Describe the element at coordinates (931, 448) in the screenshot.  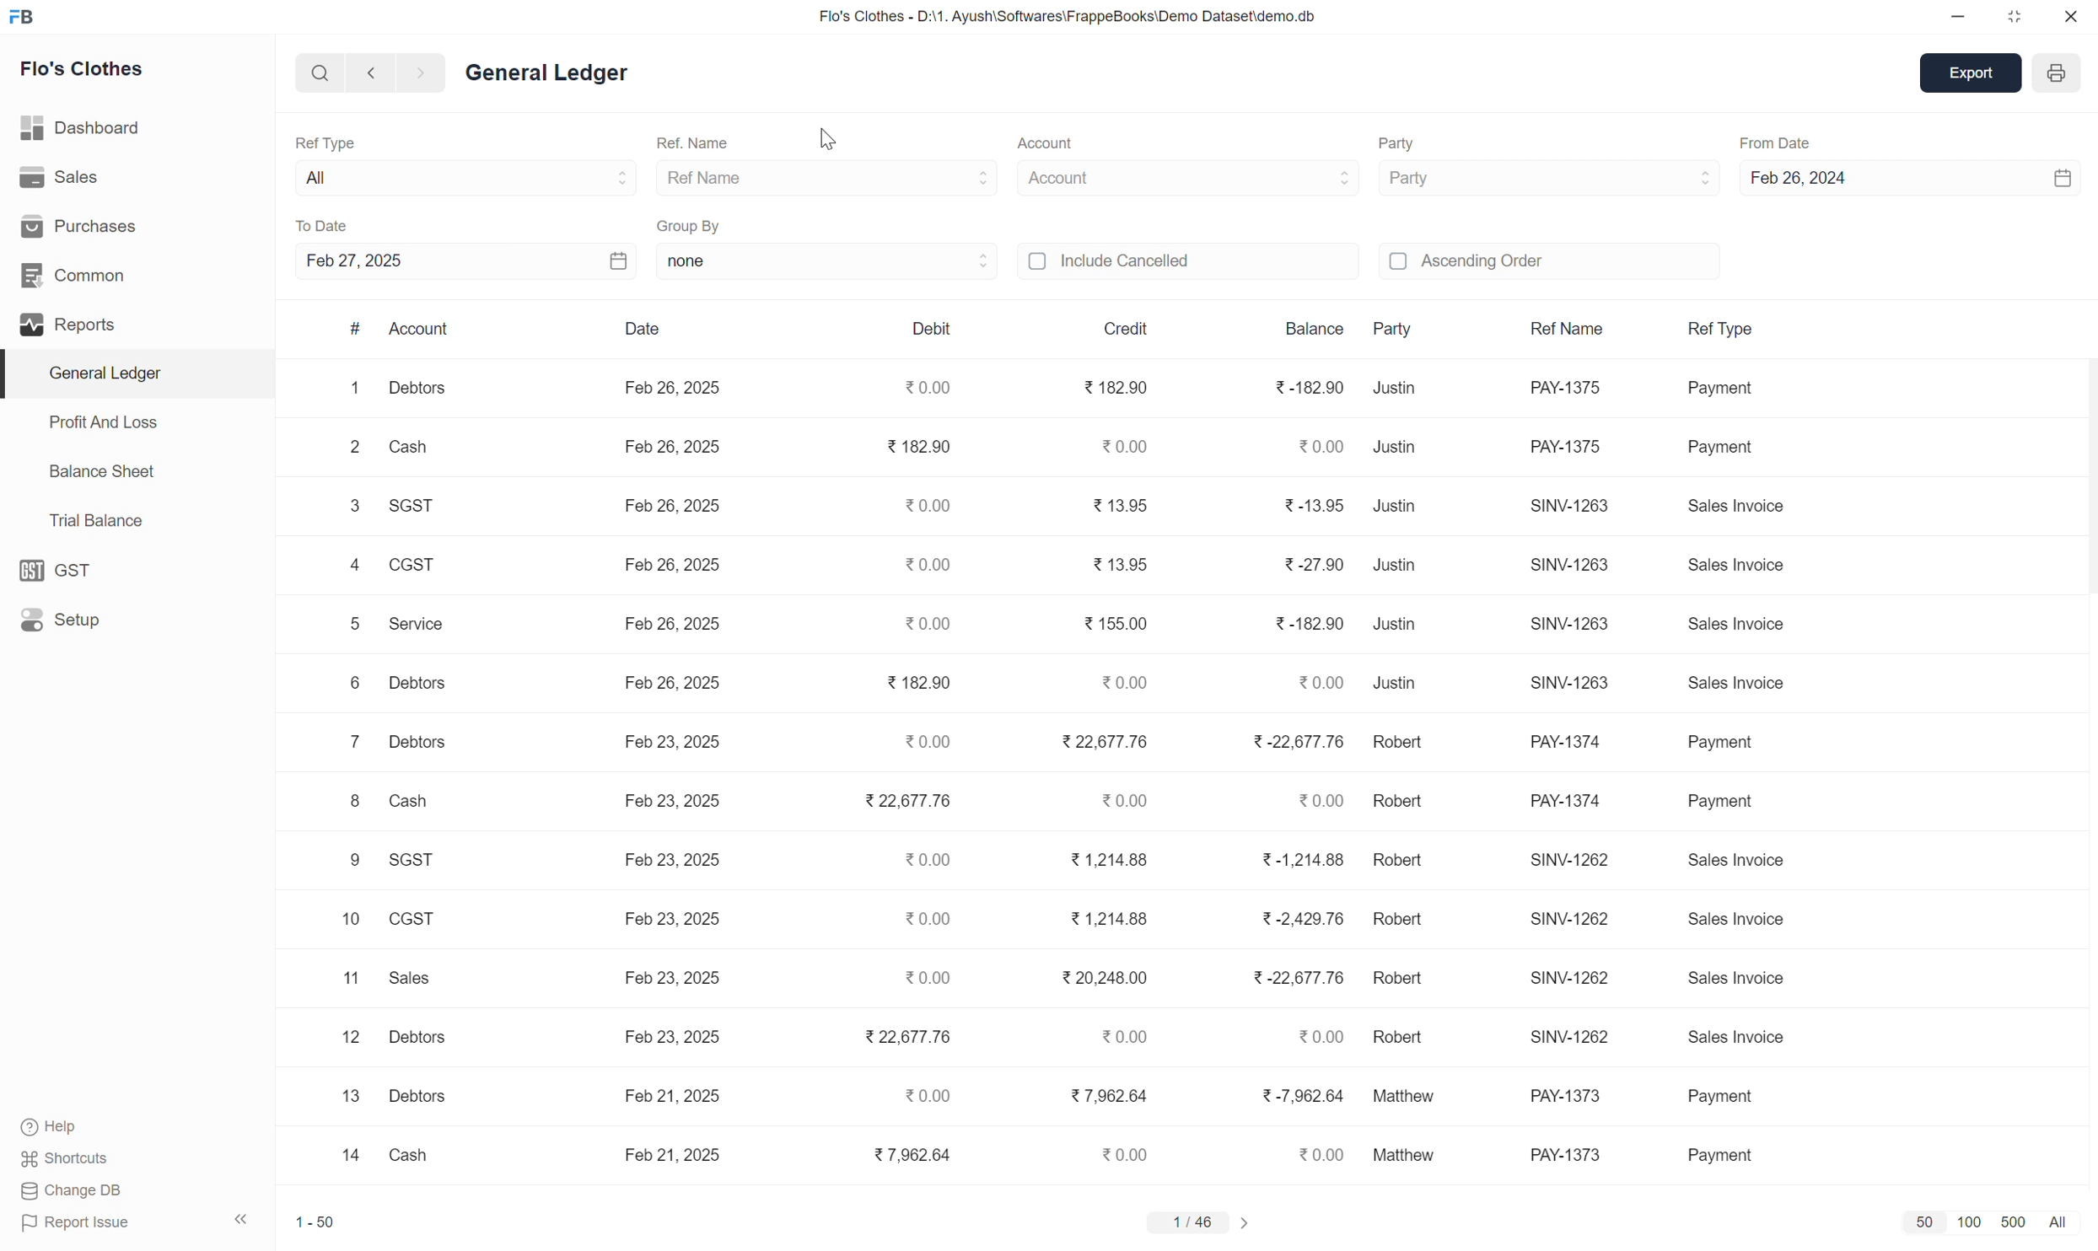
I see `182.90` at that location.